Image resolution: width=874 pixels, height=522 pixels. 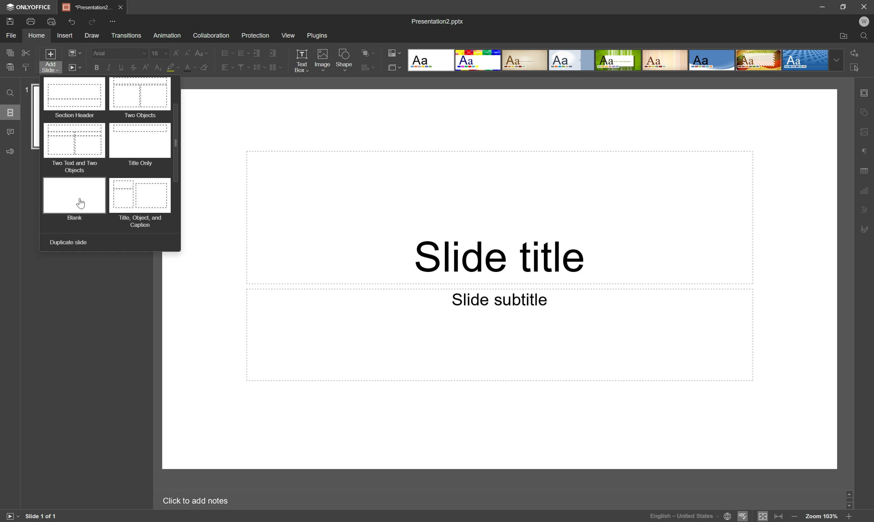 I want to click on Superscript, so click(x=145, y=68).